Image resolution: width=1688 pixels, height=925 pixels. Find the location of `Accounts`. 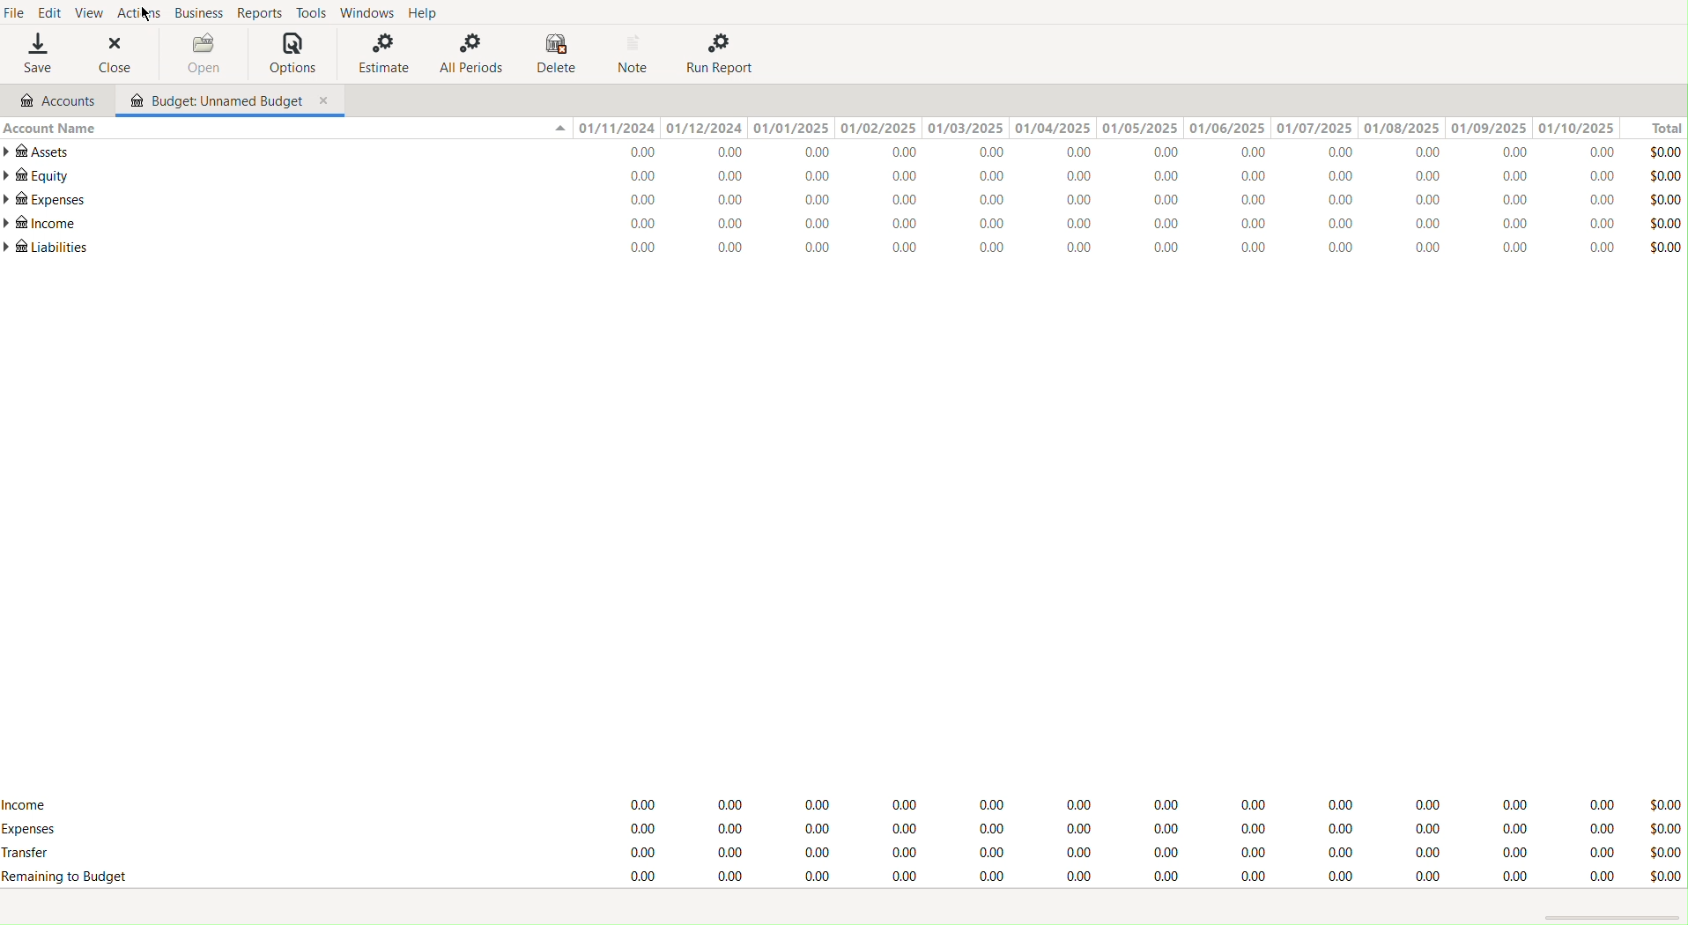

Accounts is located at coordinates (56, 99).